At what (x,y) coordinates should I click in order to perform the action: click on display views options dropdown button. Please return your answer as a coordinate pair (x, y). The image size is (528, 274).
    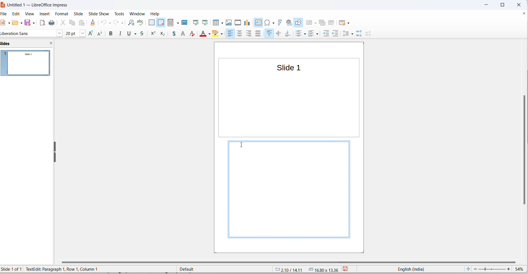
    Looking at the image, I should click on (179, 23).